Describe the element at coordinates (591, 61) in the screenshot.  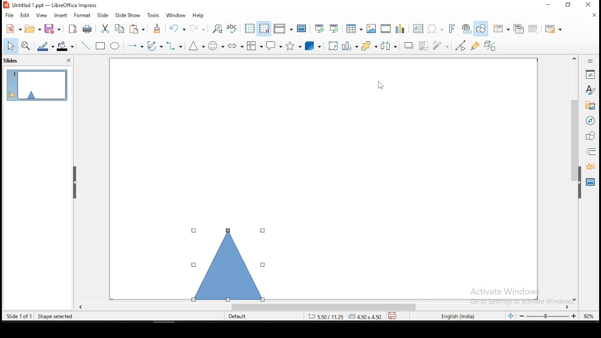
I see `sidebar settings` at that location.